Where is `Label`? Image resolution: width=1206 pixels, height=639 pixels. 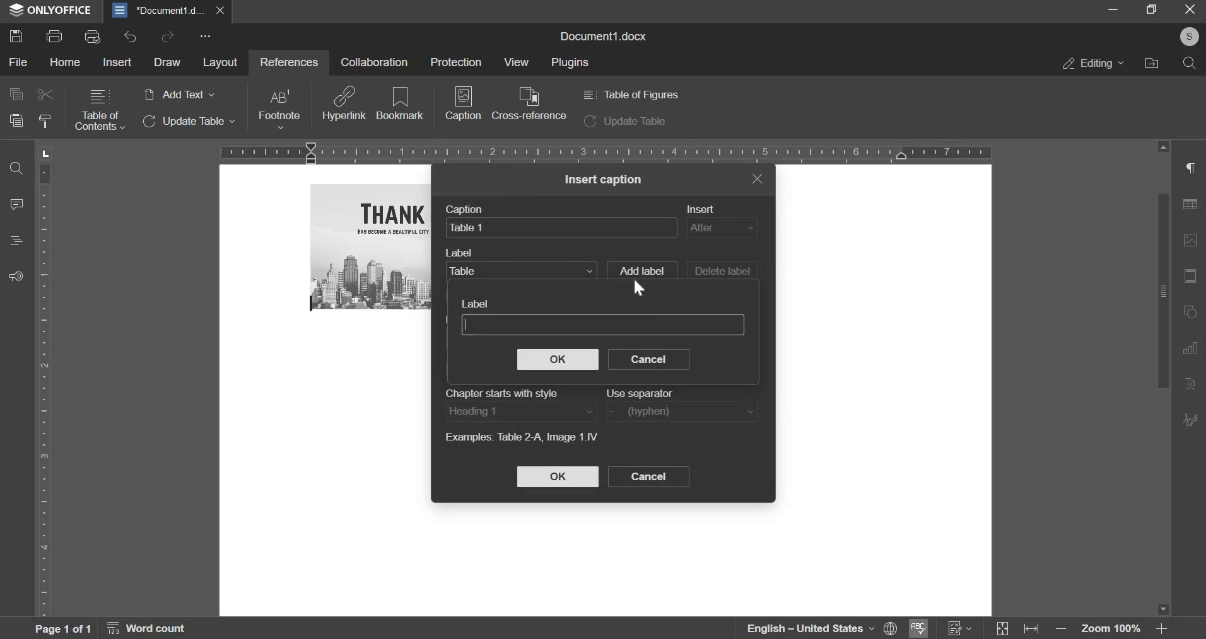
Label is located at coordinates (476, 304).